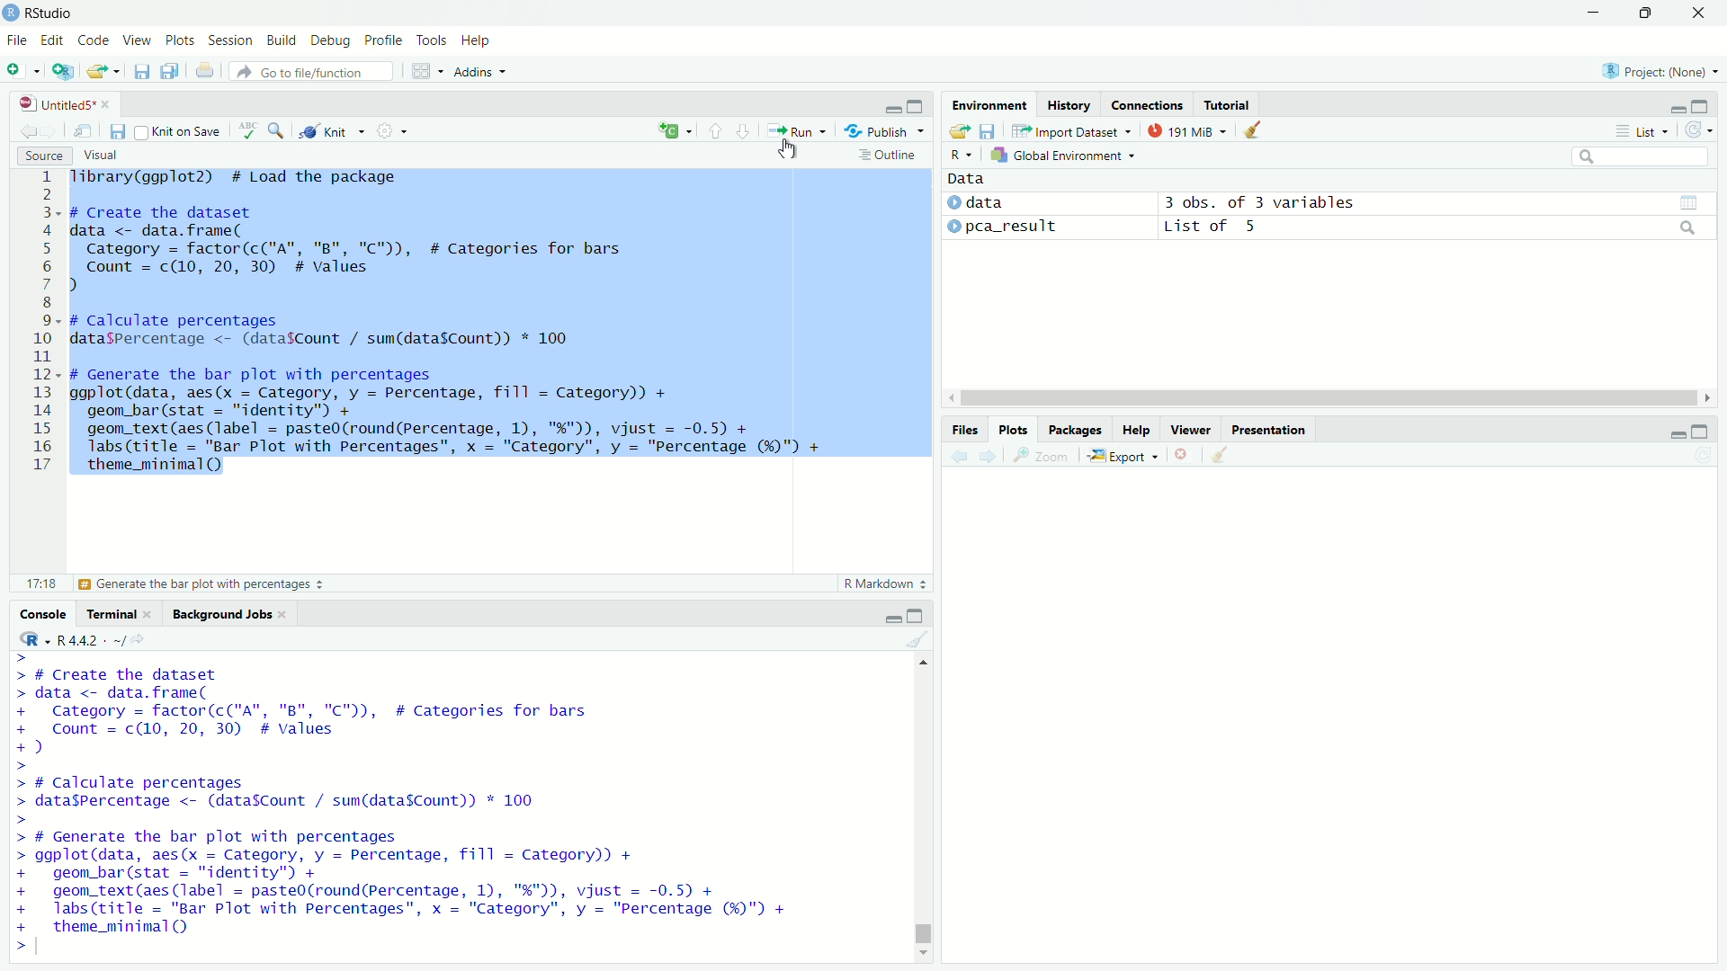 This screenshot has width=1727, height=971. I want to click on refresh, so click(1696, 129).